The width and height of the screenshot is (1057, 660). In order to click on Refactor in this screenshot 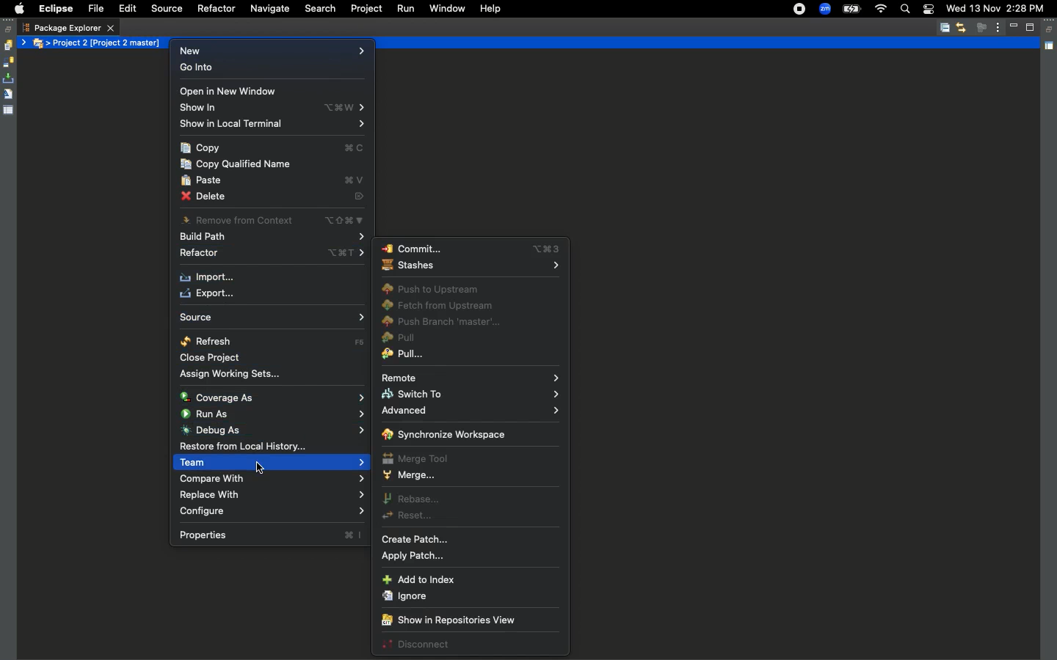, I will do `click(276, 254)`.